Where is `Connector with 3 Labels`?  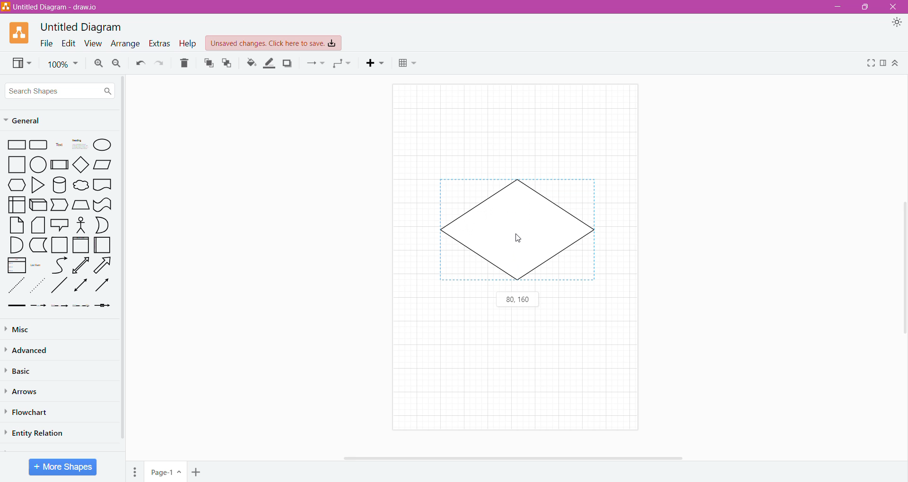 Connector with 3 Labels is located at coordinates (82, 307).